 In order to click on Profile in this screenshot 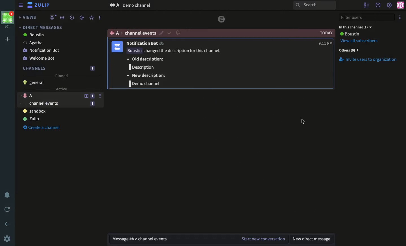, I will do `click(400, 5)`.